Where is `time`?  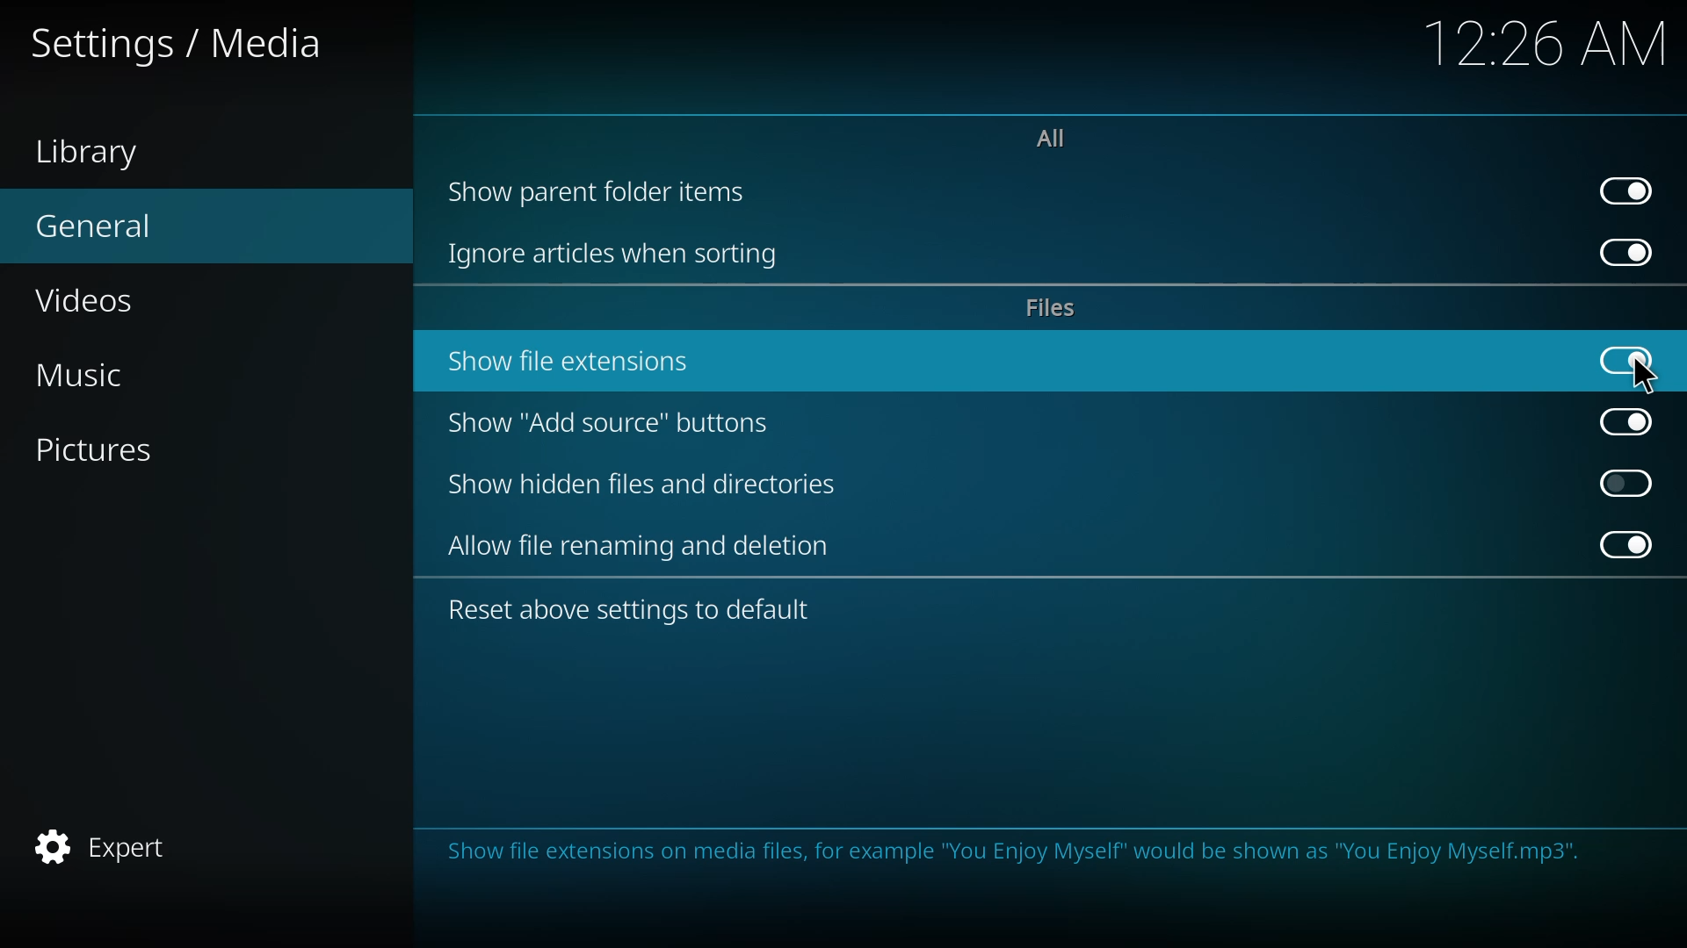
time is located at coordinates (1551, 43).